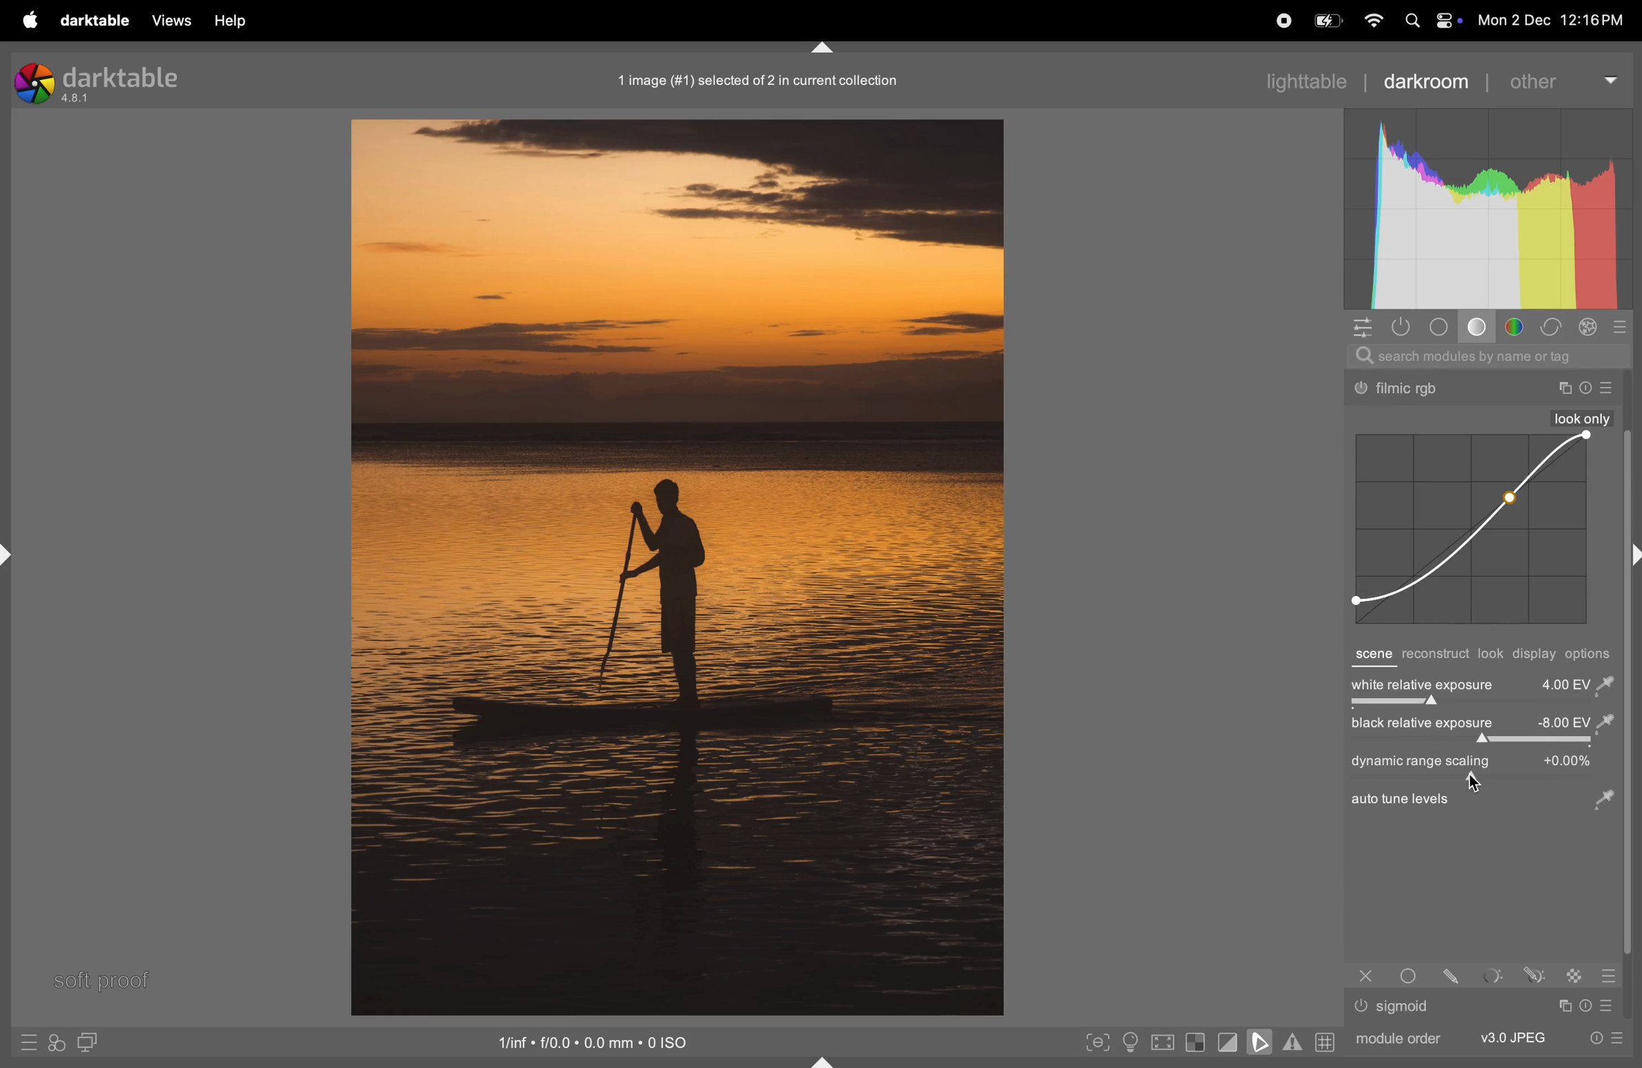  What do you see at coordinates (1588, 327) in the screenshot?
I see `effect` at bounding box center [1588, 327].